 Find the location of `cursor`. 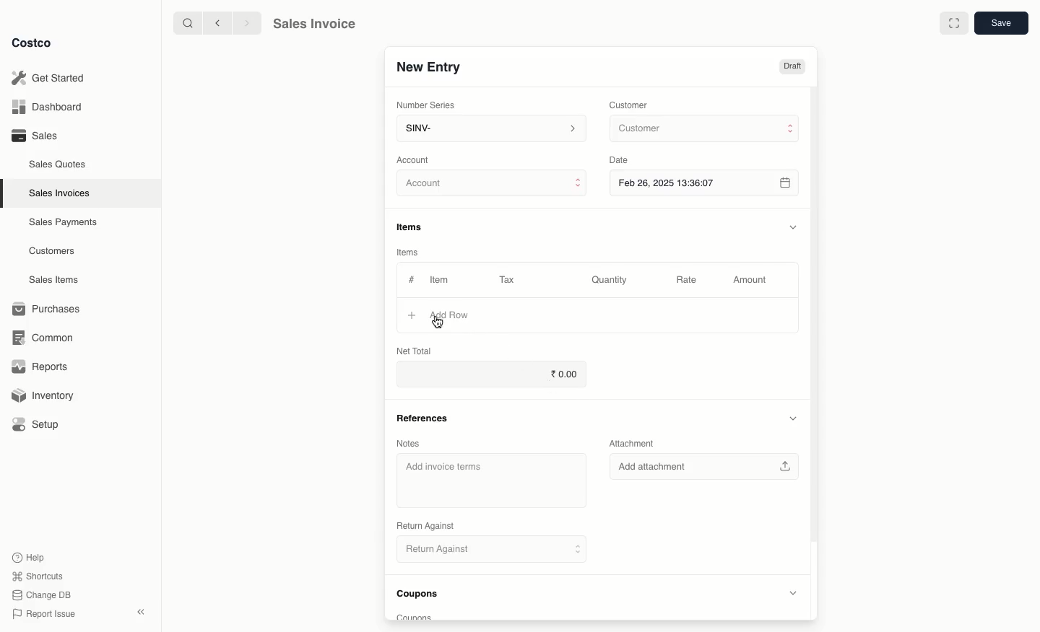

cursor is located at coordinates (436, 323).